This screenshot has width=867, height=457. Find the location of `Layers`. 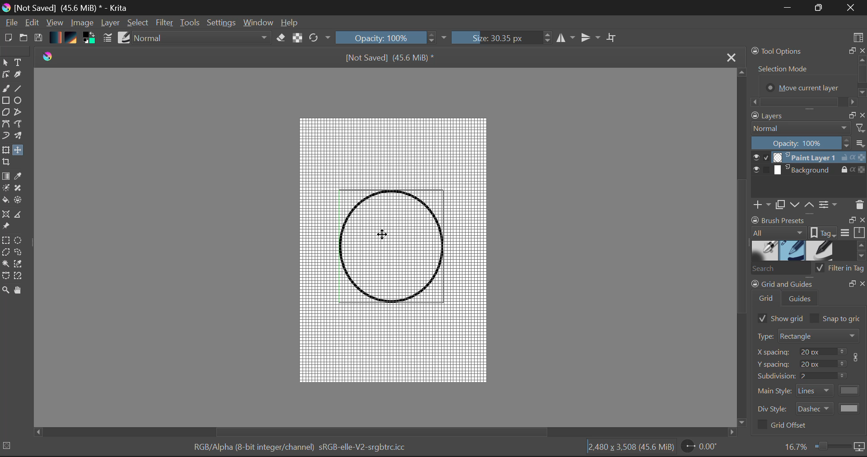

Layers is located at coordinates (809, 165).